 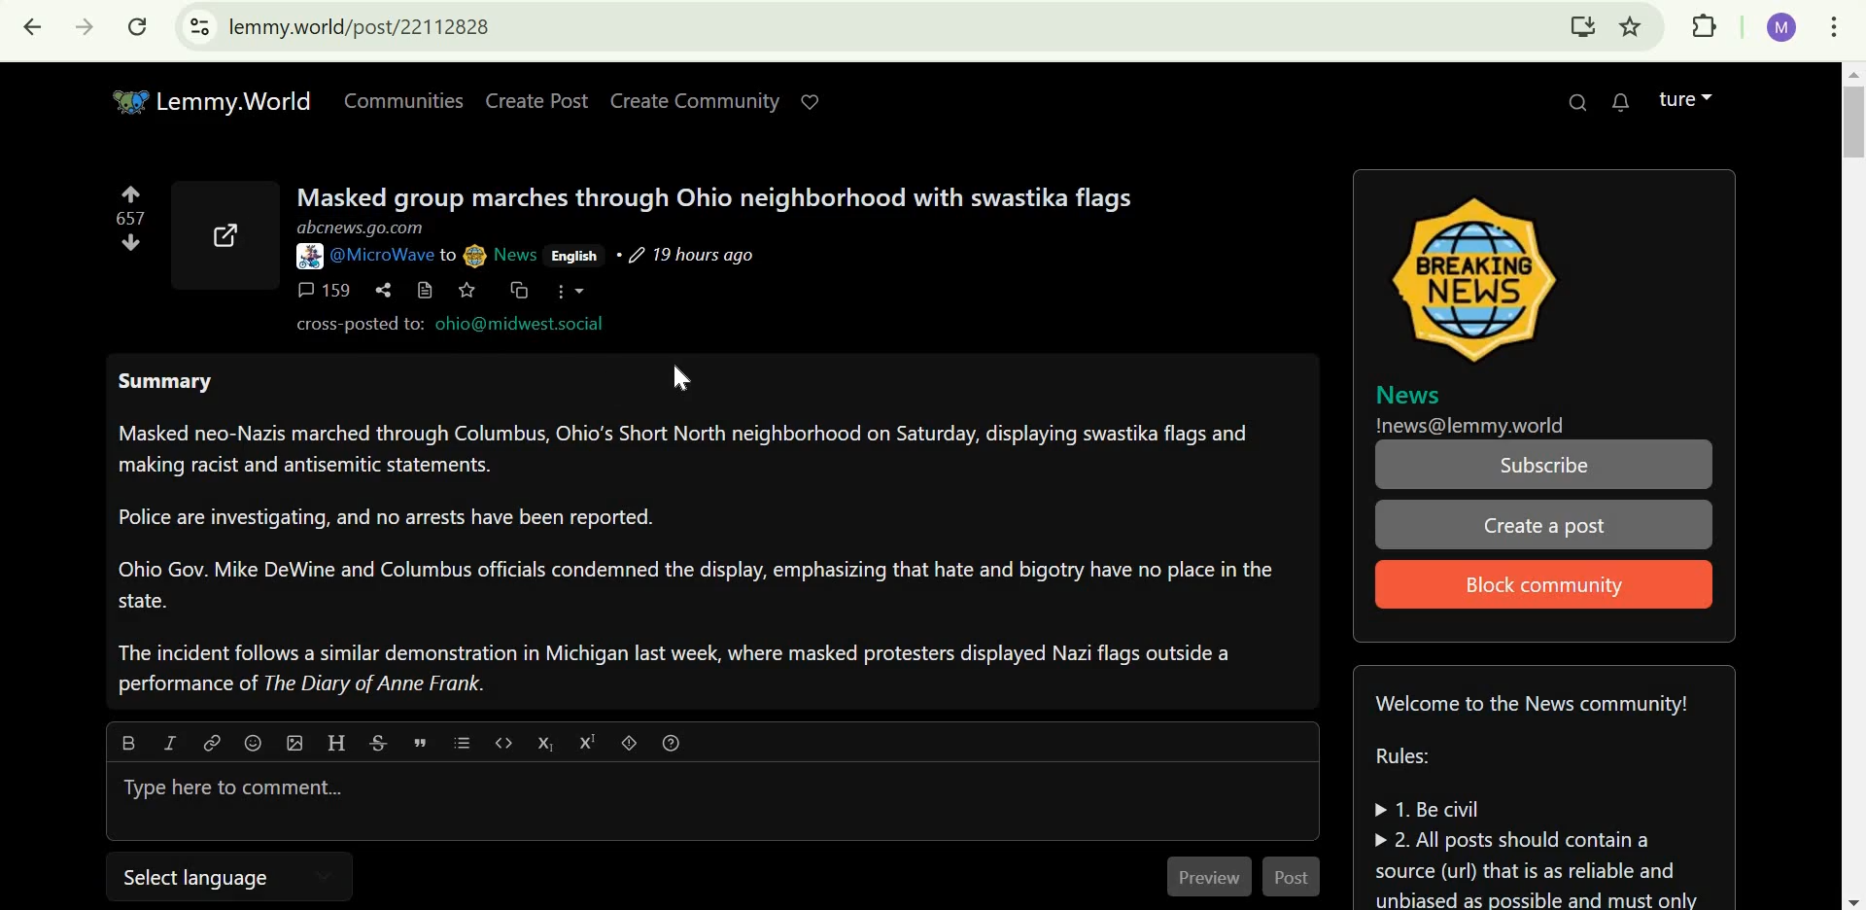 What do you see at coordinates (501, 743) in the screenshot?
I see `code` at bounding box center [501, 743].